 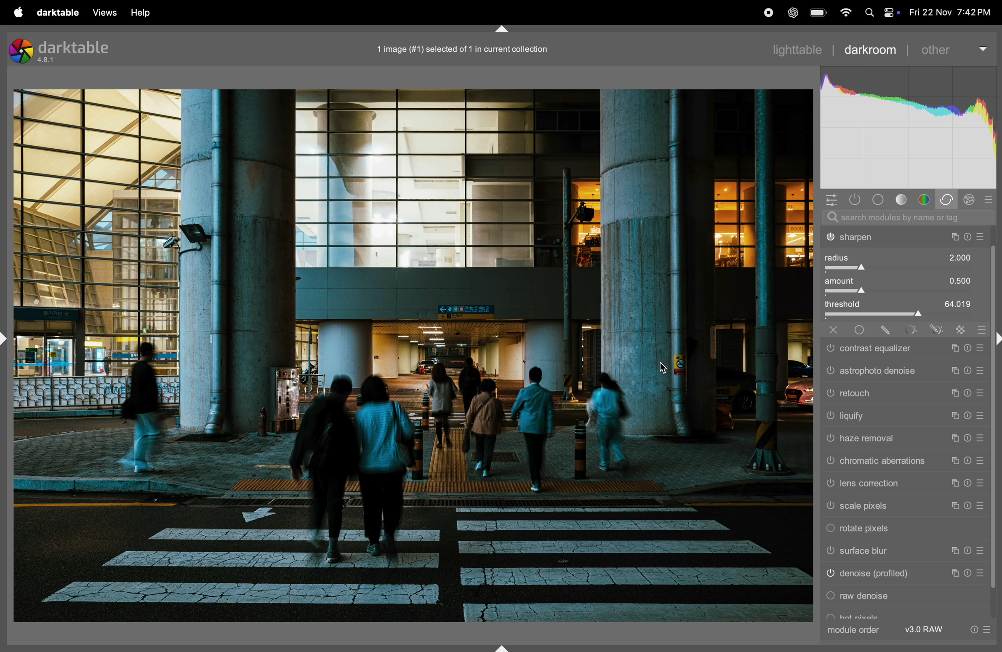 What do you see at coordinates (148, 11) in the screenshot?
I see `help` at bounding box center [148, 11].